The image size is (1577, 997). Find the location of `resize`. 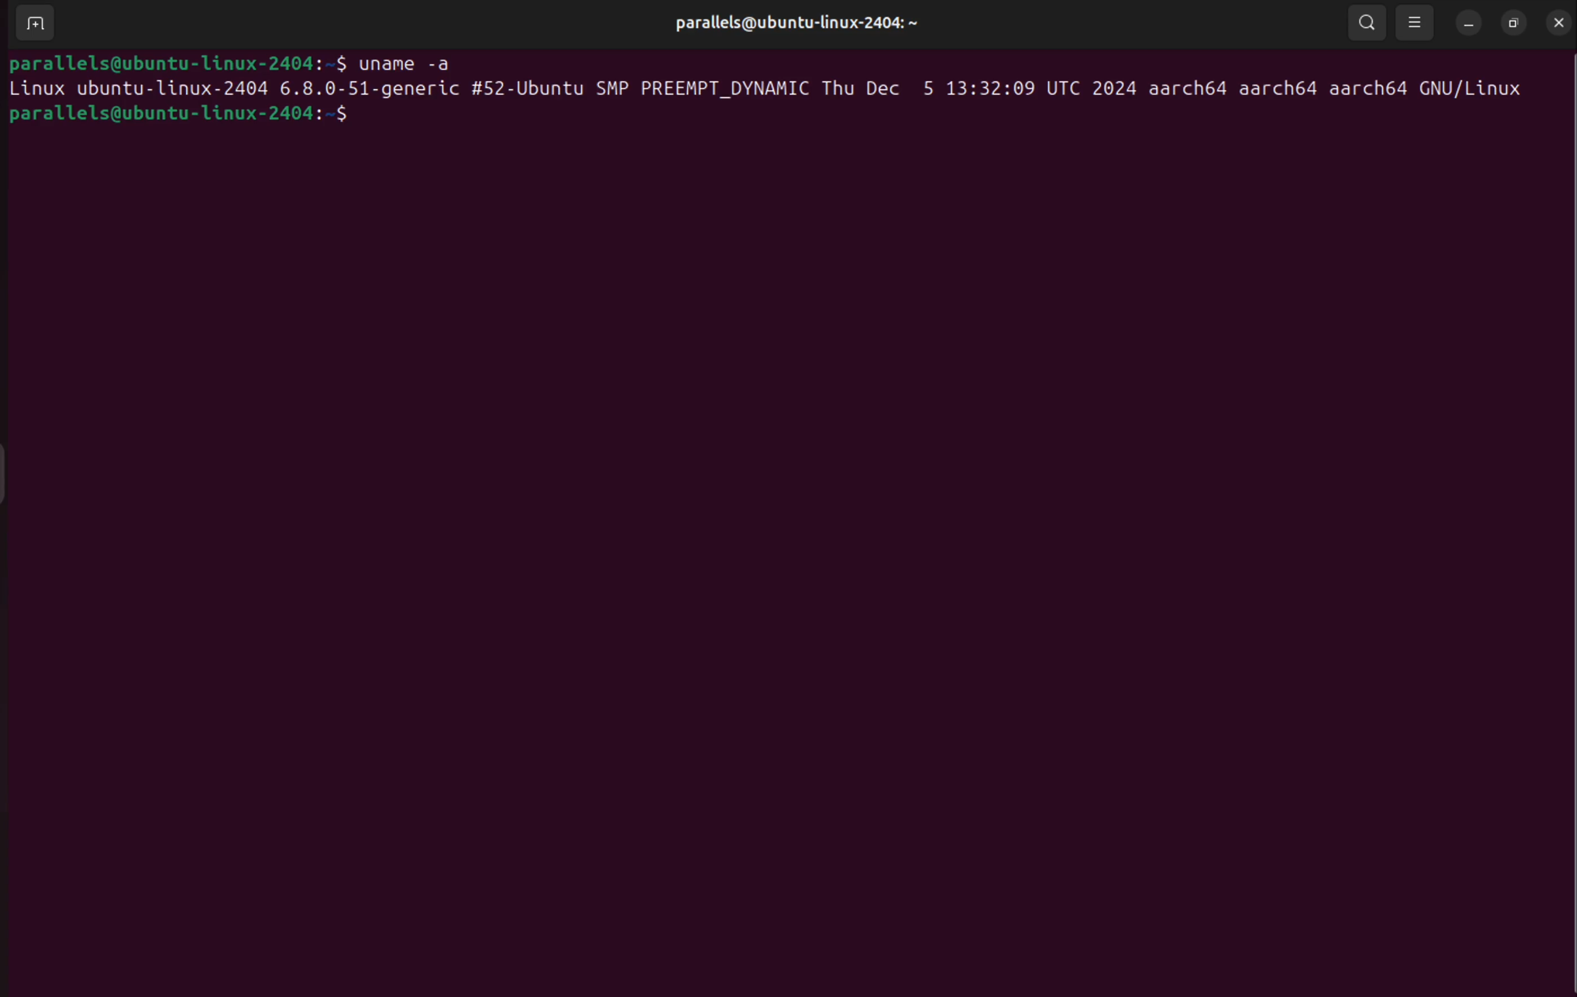

resize is located at coordinates (1514, 22).